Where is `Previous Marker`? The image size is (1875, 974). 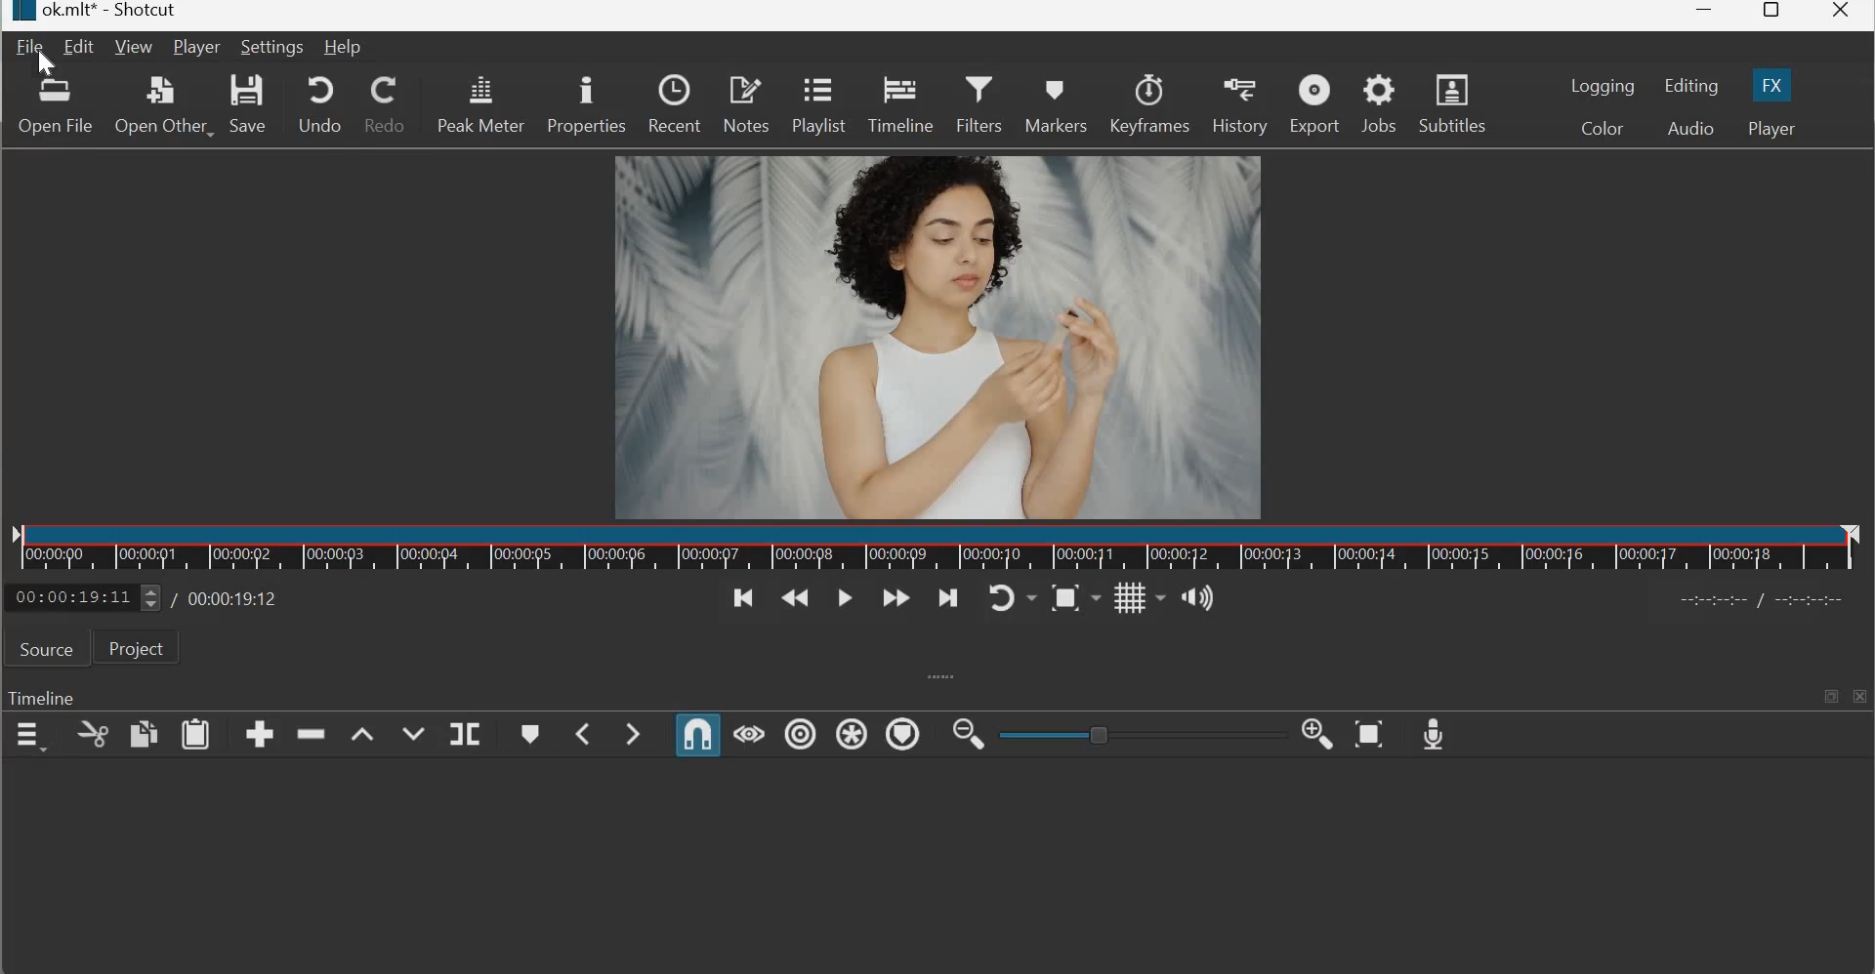
Previous Marker is located at coordinates (584, 734).